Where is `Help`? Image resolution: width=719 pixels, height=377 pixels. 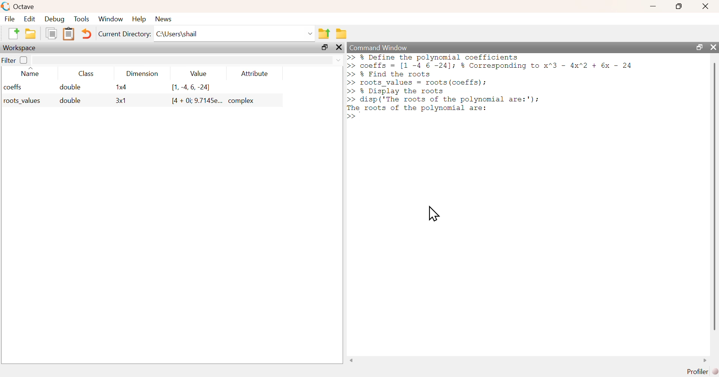 Help is located at coordinates (138, 19).